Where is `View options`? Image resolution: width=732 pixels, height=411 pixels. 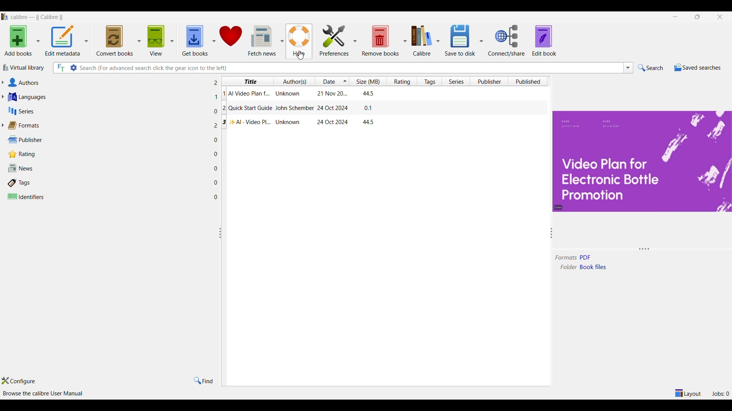 View options is located at coordinates (171, 40).